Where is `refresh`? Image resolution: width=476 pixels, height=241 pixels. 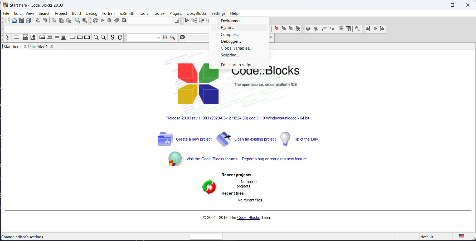 refresh is located at coordinates (203, 189).